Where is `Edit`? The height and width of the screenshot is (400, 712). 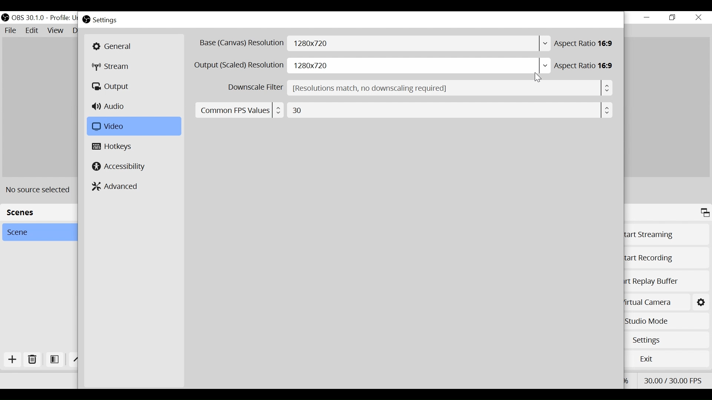
Edit is located at coordinates (32, 31).